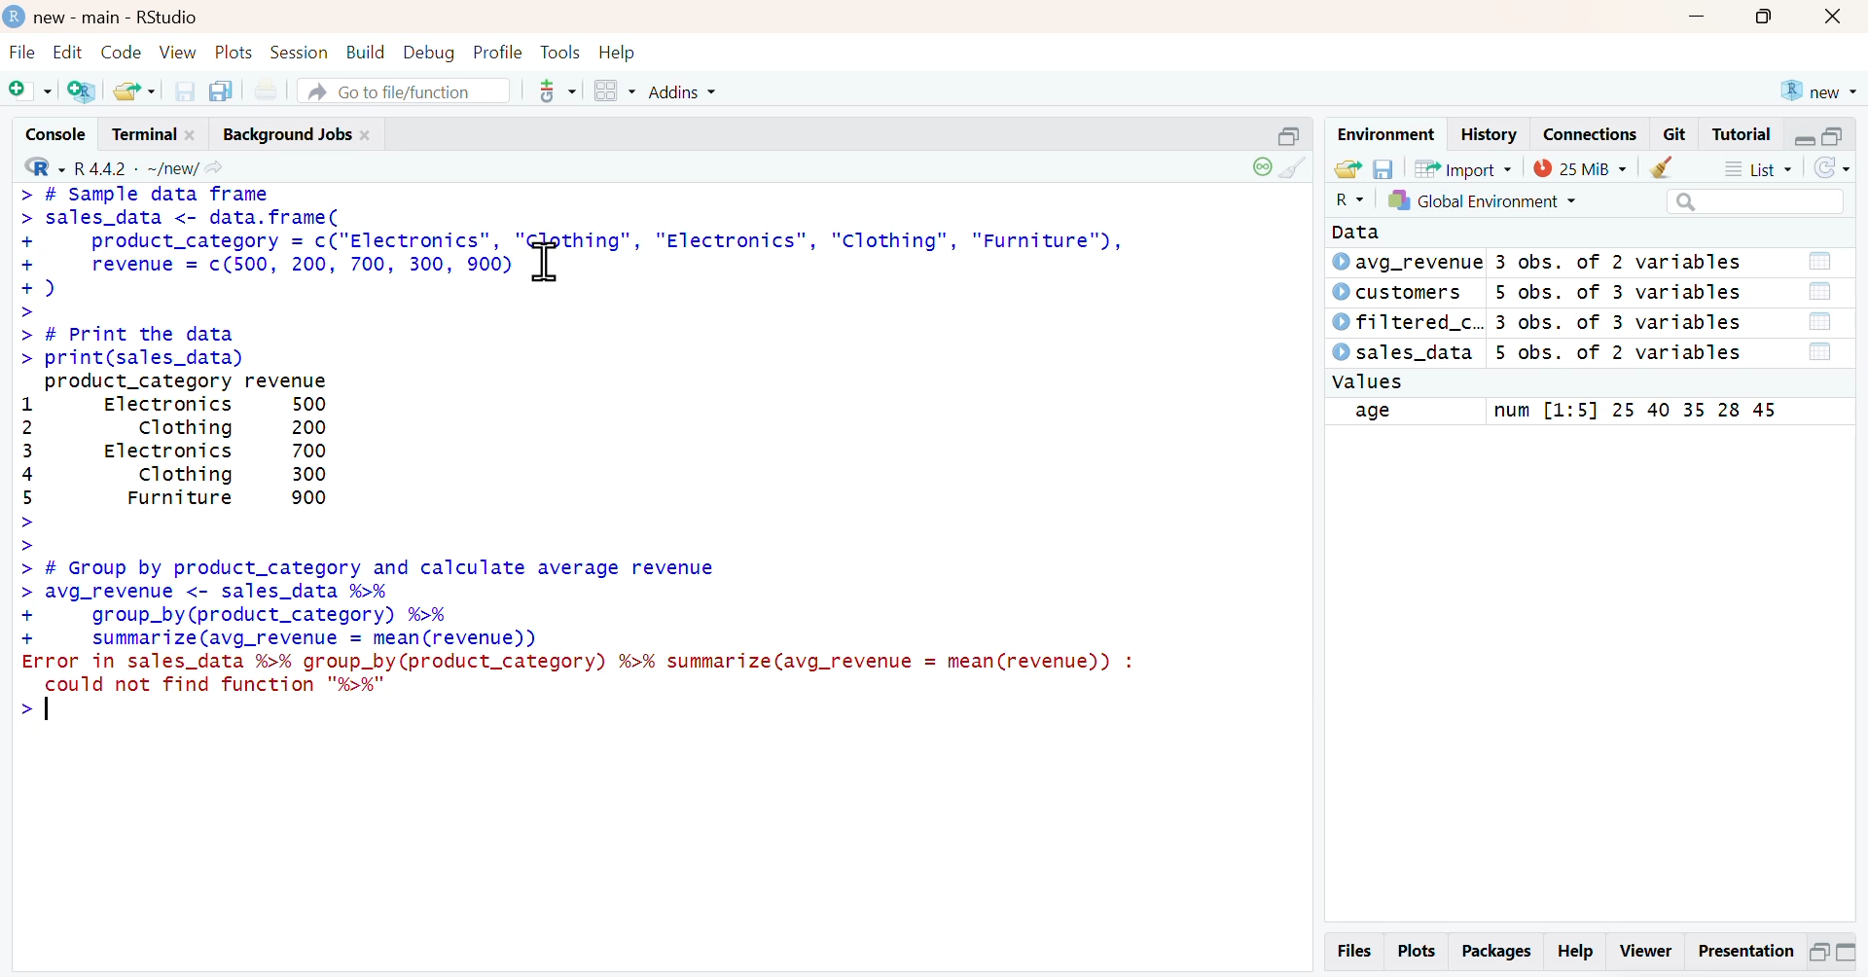 This screenshot has height=977, width=1868. I want to click on Select Language - R, so click(1348, 199).